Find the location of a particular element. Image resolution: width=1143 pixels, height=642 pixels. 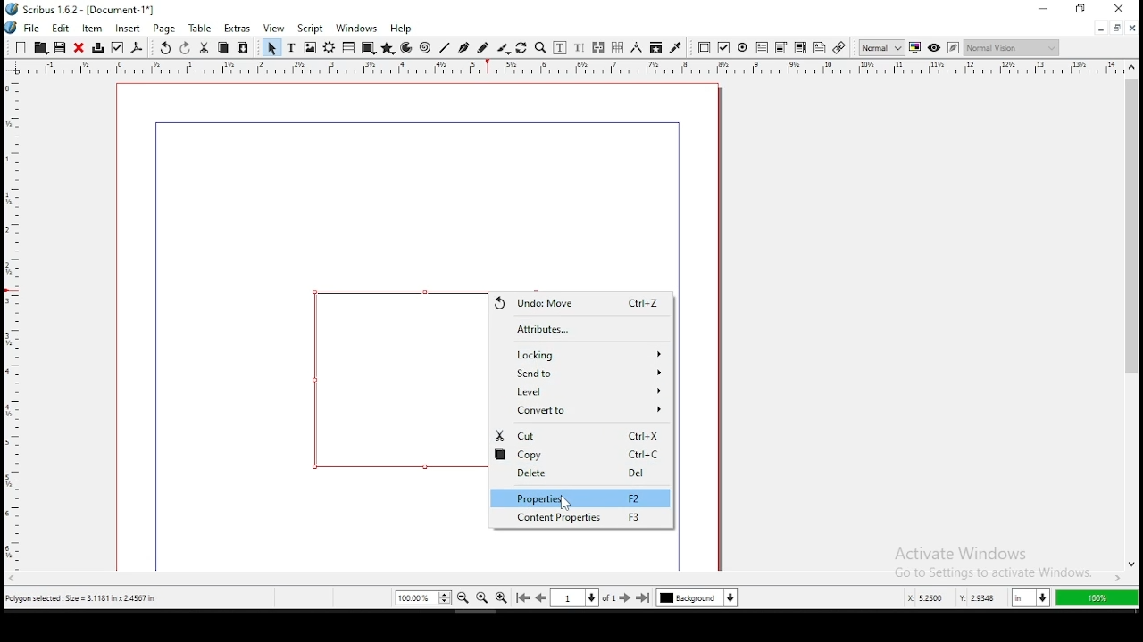

unlink text frames is located at coordinates (619, 48).